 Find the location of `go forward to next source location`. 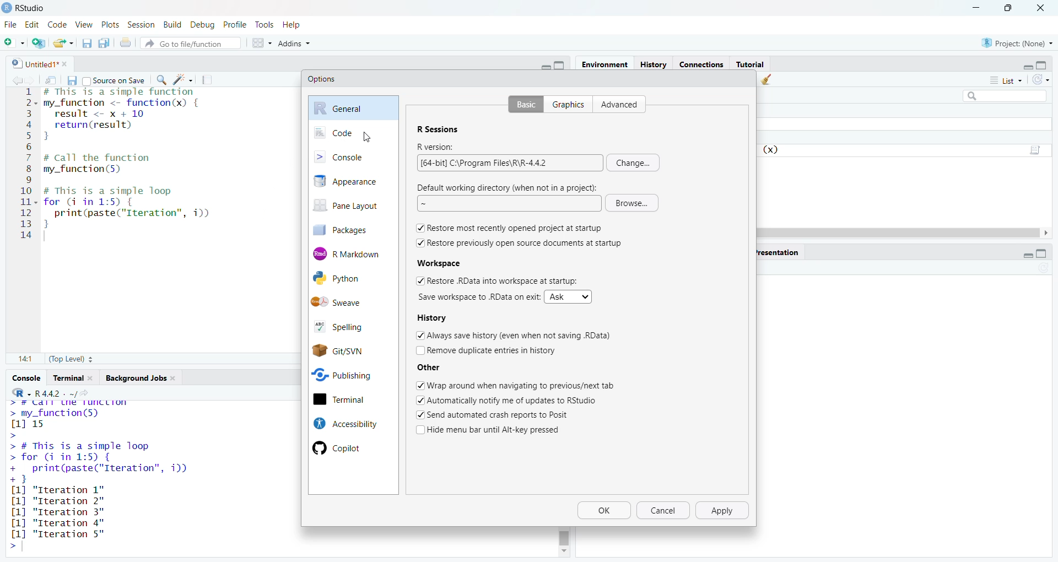

go forward to next source location is located at coordinates (33, 79).